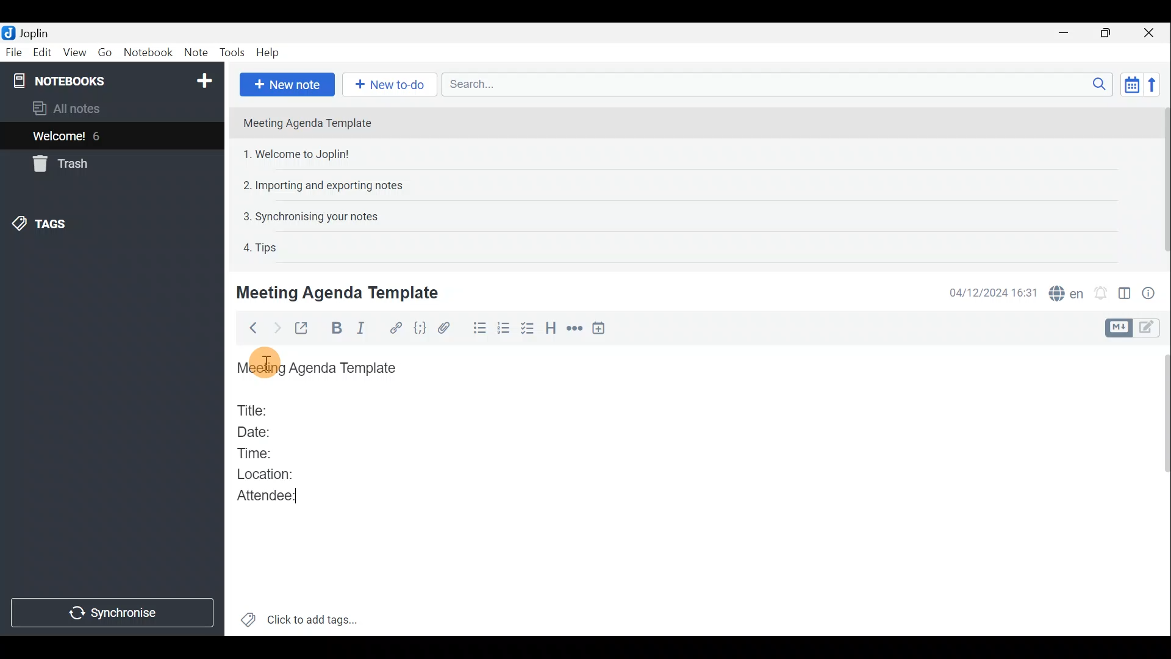  I want to click on Toggle editors, so click(1117, 328).